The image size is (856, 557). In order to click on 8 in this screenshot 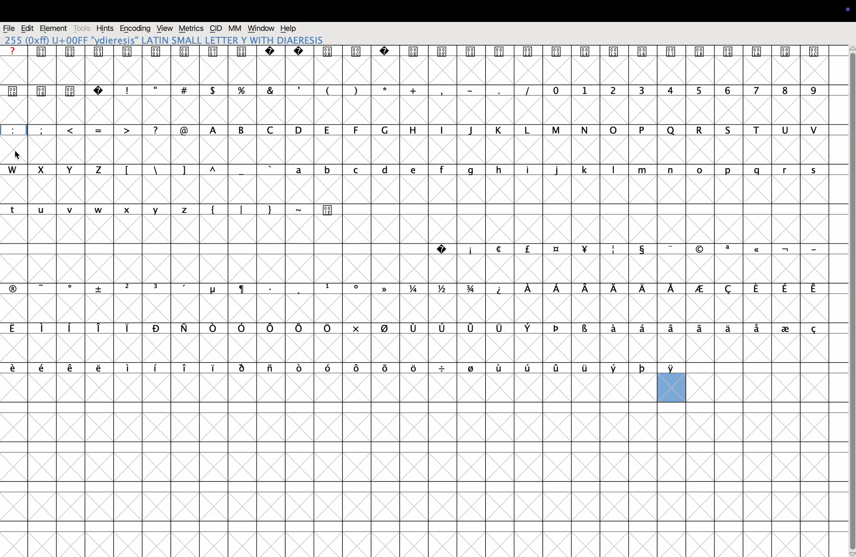, I will do `click(787, 104)`.